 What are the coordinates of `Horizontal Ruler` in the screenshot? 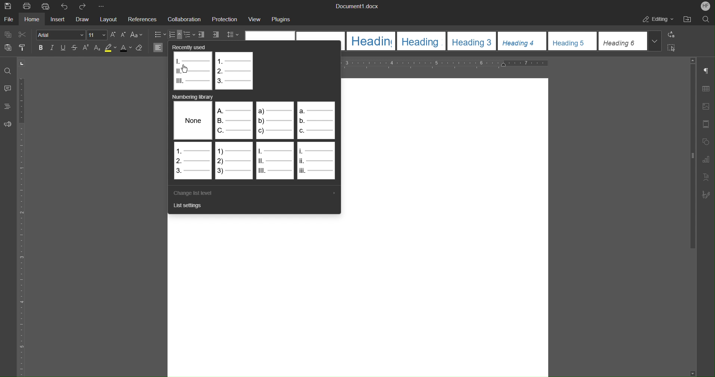 It's located at (449, 64).